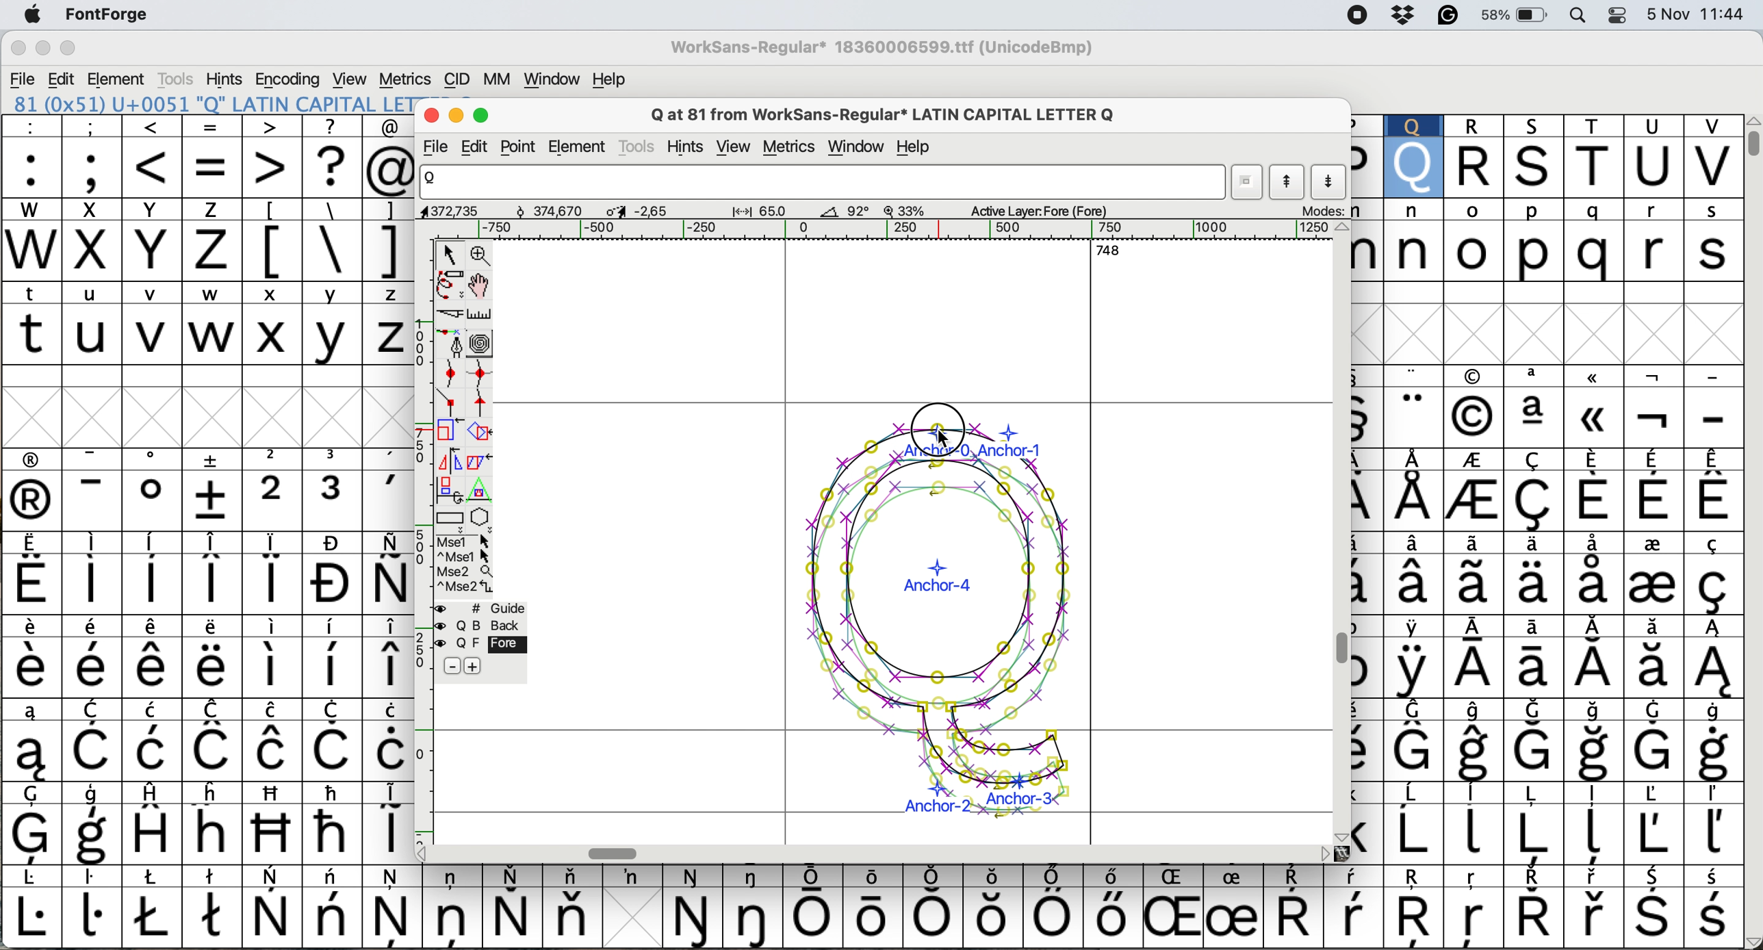  I want to click on modes, so click(1327, 211).